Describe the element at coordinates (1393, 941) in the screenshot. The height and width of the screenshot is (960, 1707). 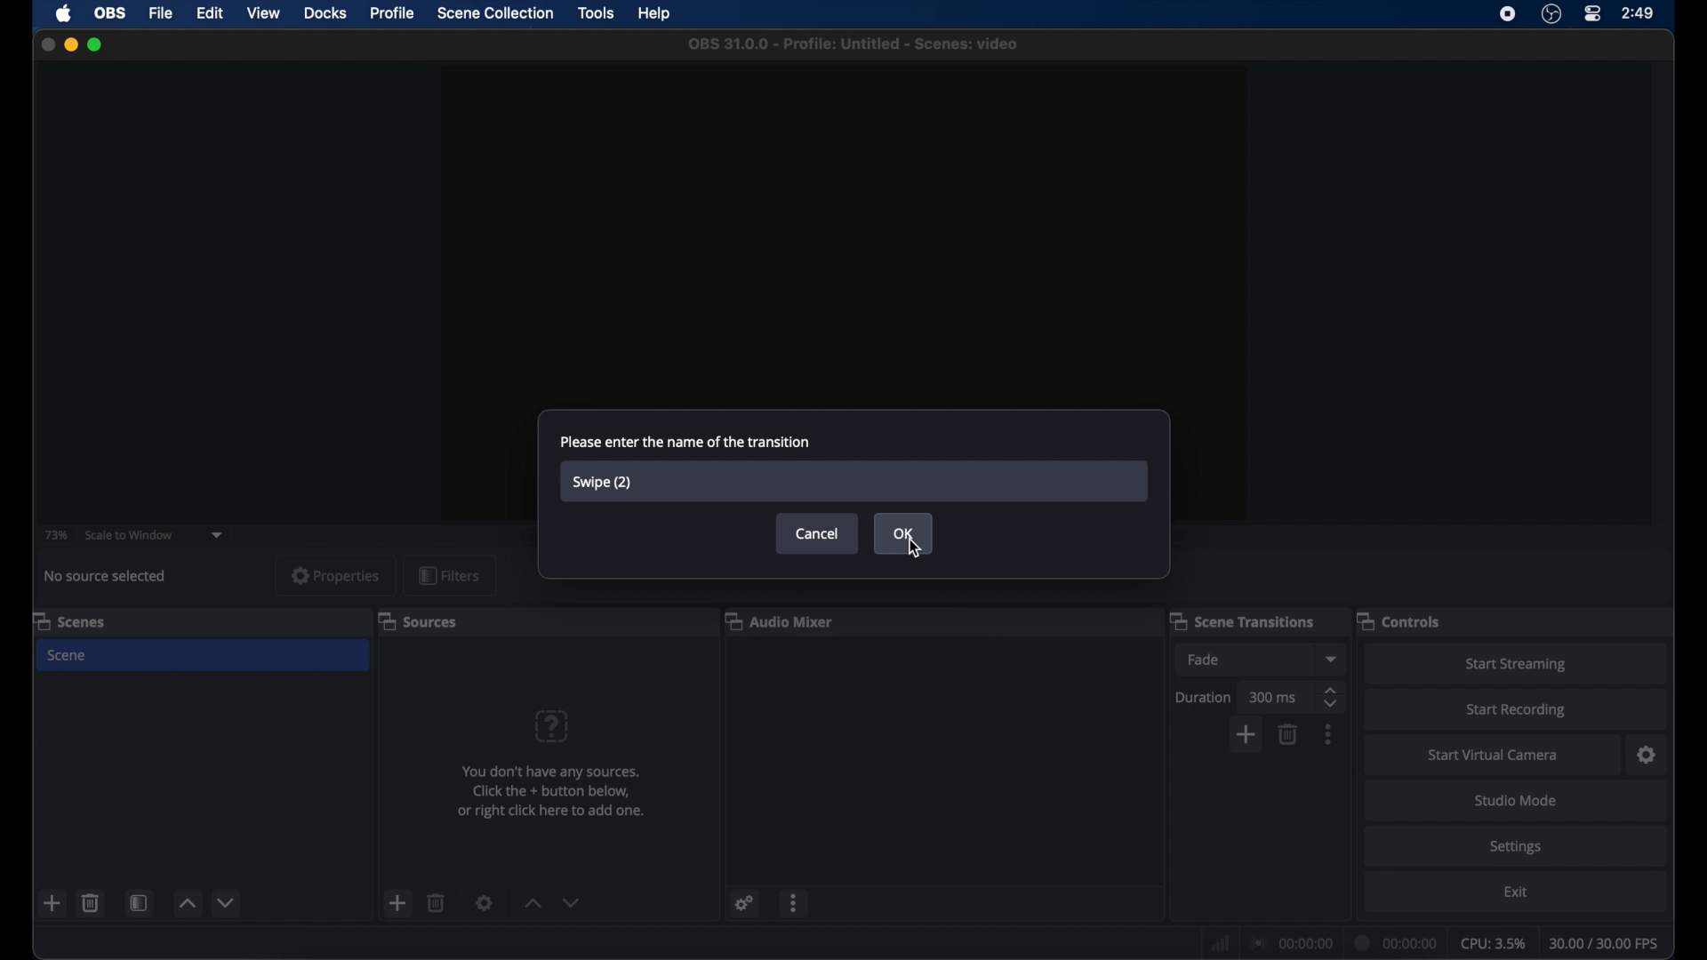
I see `duration` at that location.